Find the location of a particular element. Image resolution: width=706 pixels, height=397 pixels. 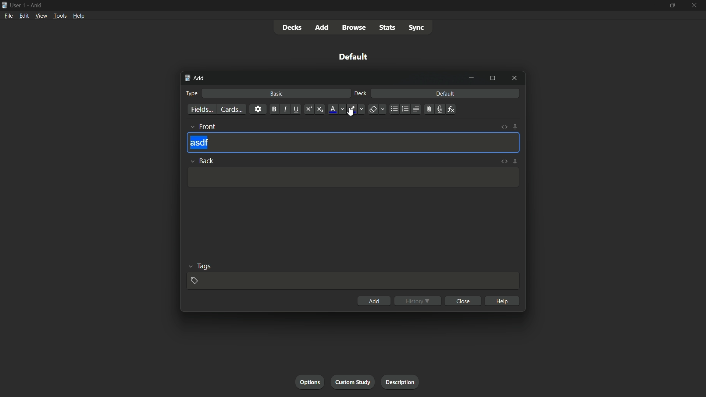

minimize is located at coordinates (471, 78).